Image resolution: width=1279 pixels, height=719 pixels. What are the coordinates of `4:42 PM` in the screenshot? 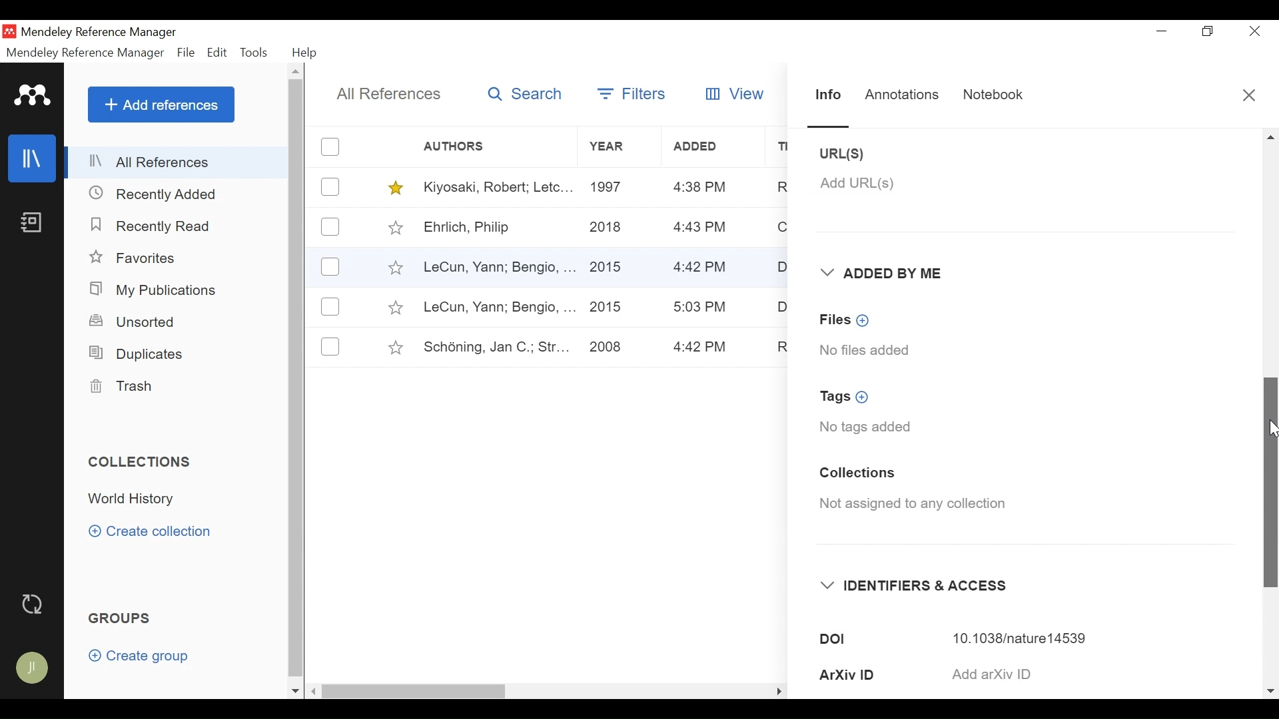 It's located at (701, 268).